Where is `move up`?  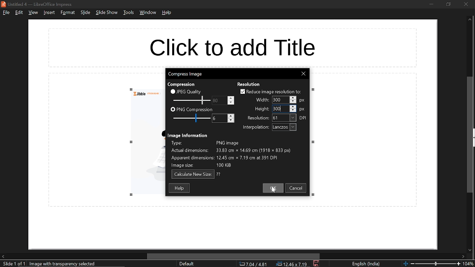 move up is located at coordinates (470, 21).